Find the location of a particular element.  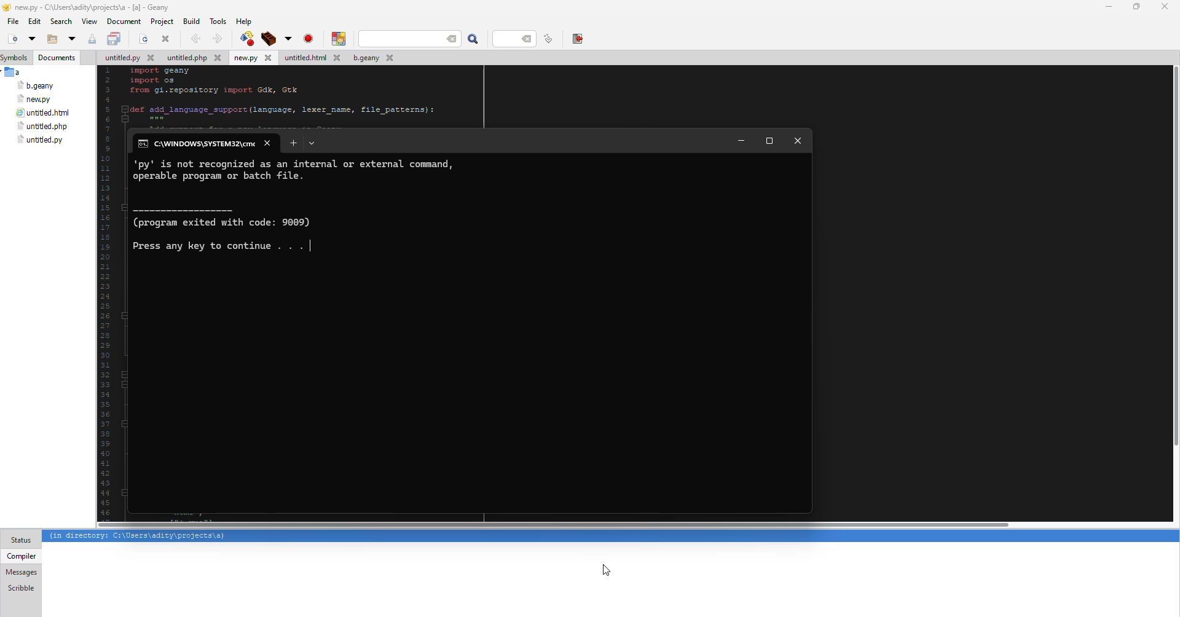

search is located at coordinates (61, 22).